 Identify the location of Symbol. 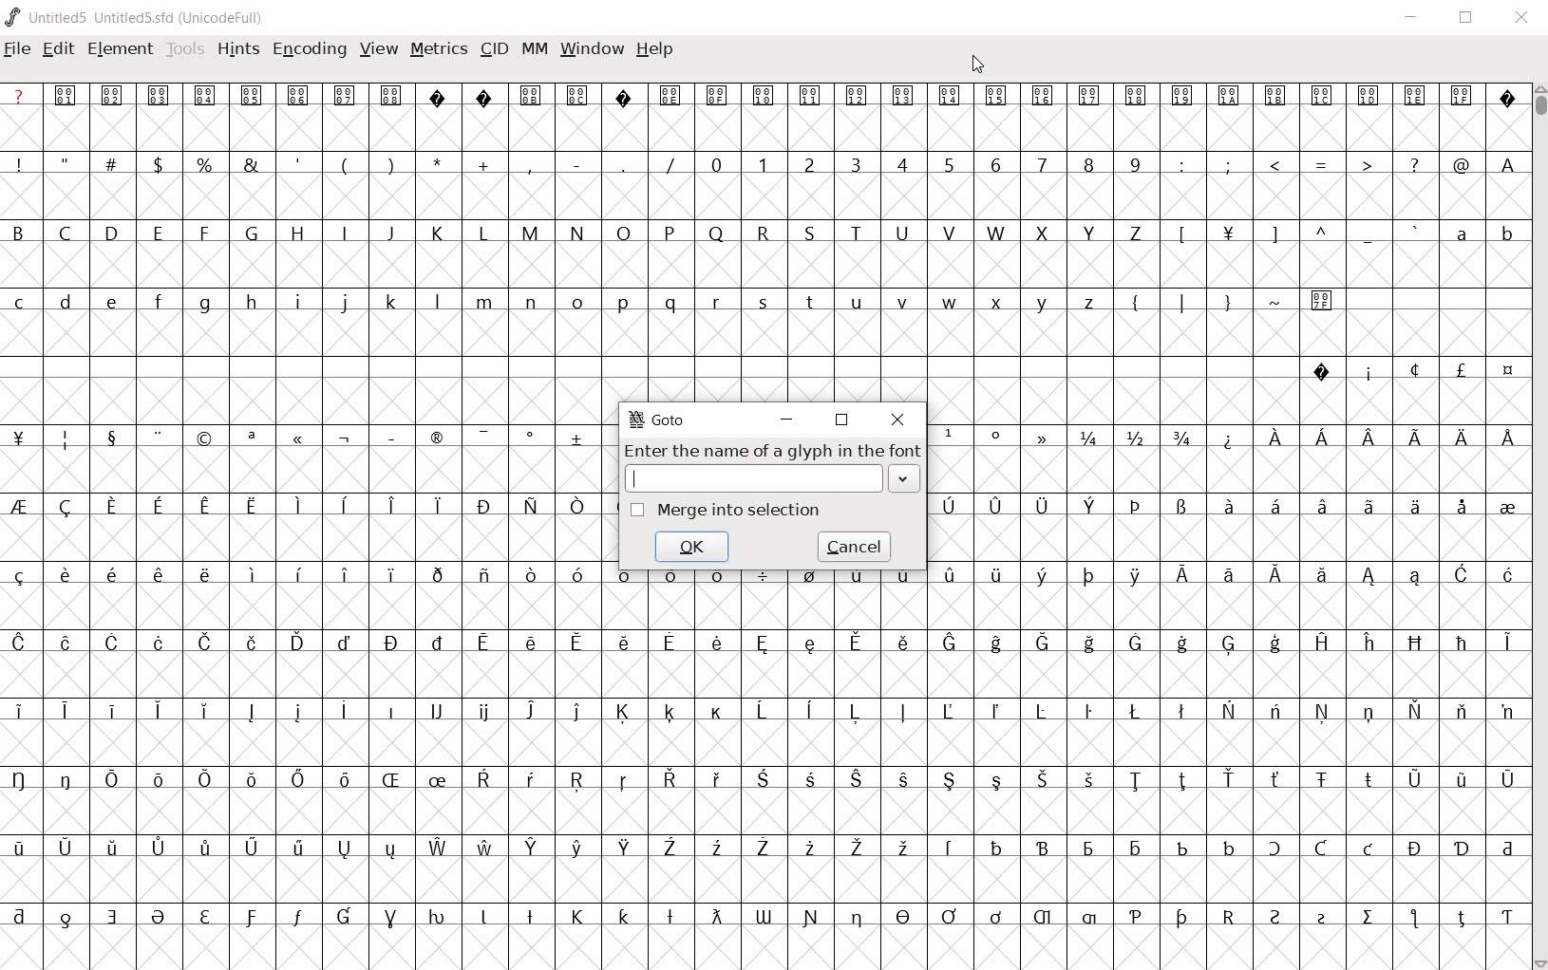
(1416, 438).